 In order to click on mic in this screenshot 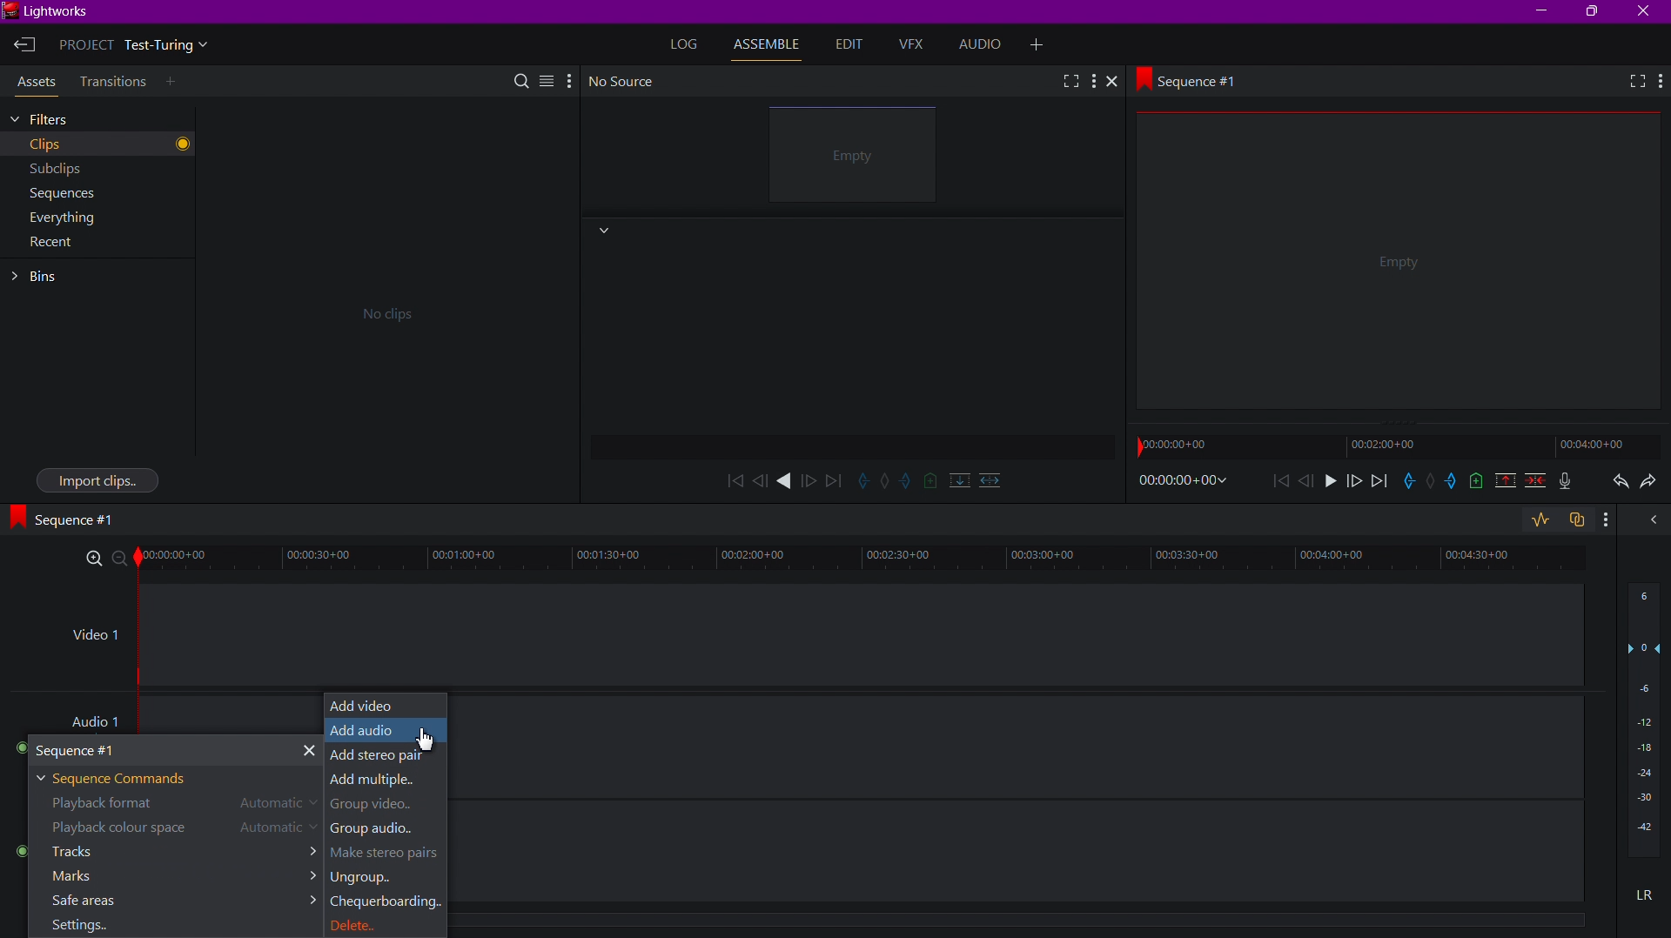, I will do `click(1570, 483)`.